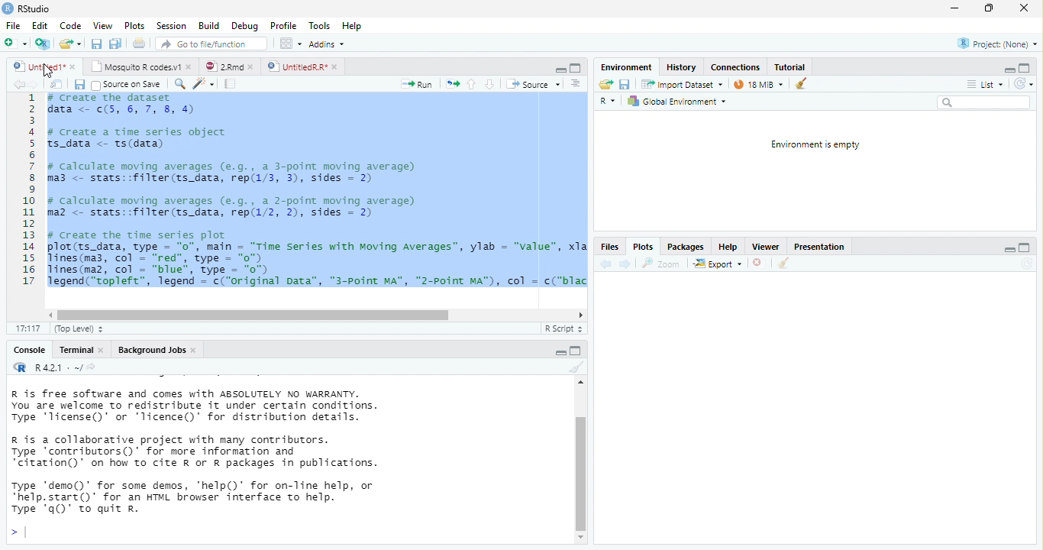  I want to click on Document outline, so click(576, 84).